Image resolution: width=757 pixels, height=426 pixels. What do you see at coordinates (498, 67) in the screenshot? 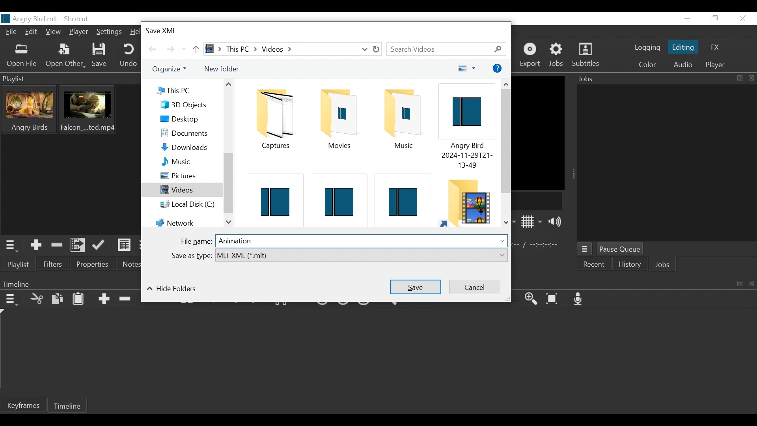
I see `More options` at bounding box center [498, 67].